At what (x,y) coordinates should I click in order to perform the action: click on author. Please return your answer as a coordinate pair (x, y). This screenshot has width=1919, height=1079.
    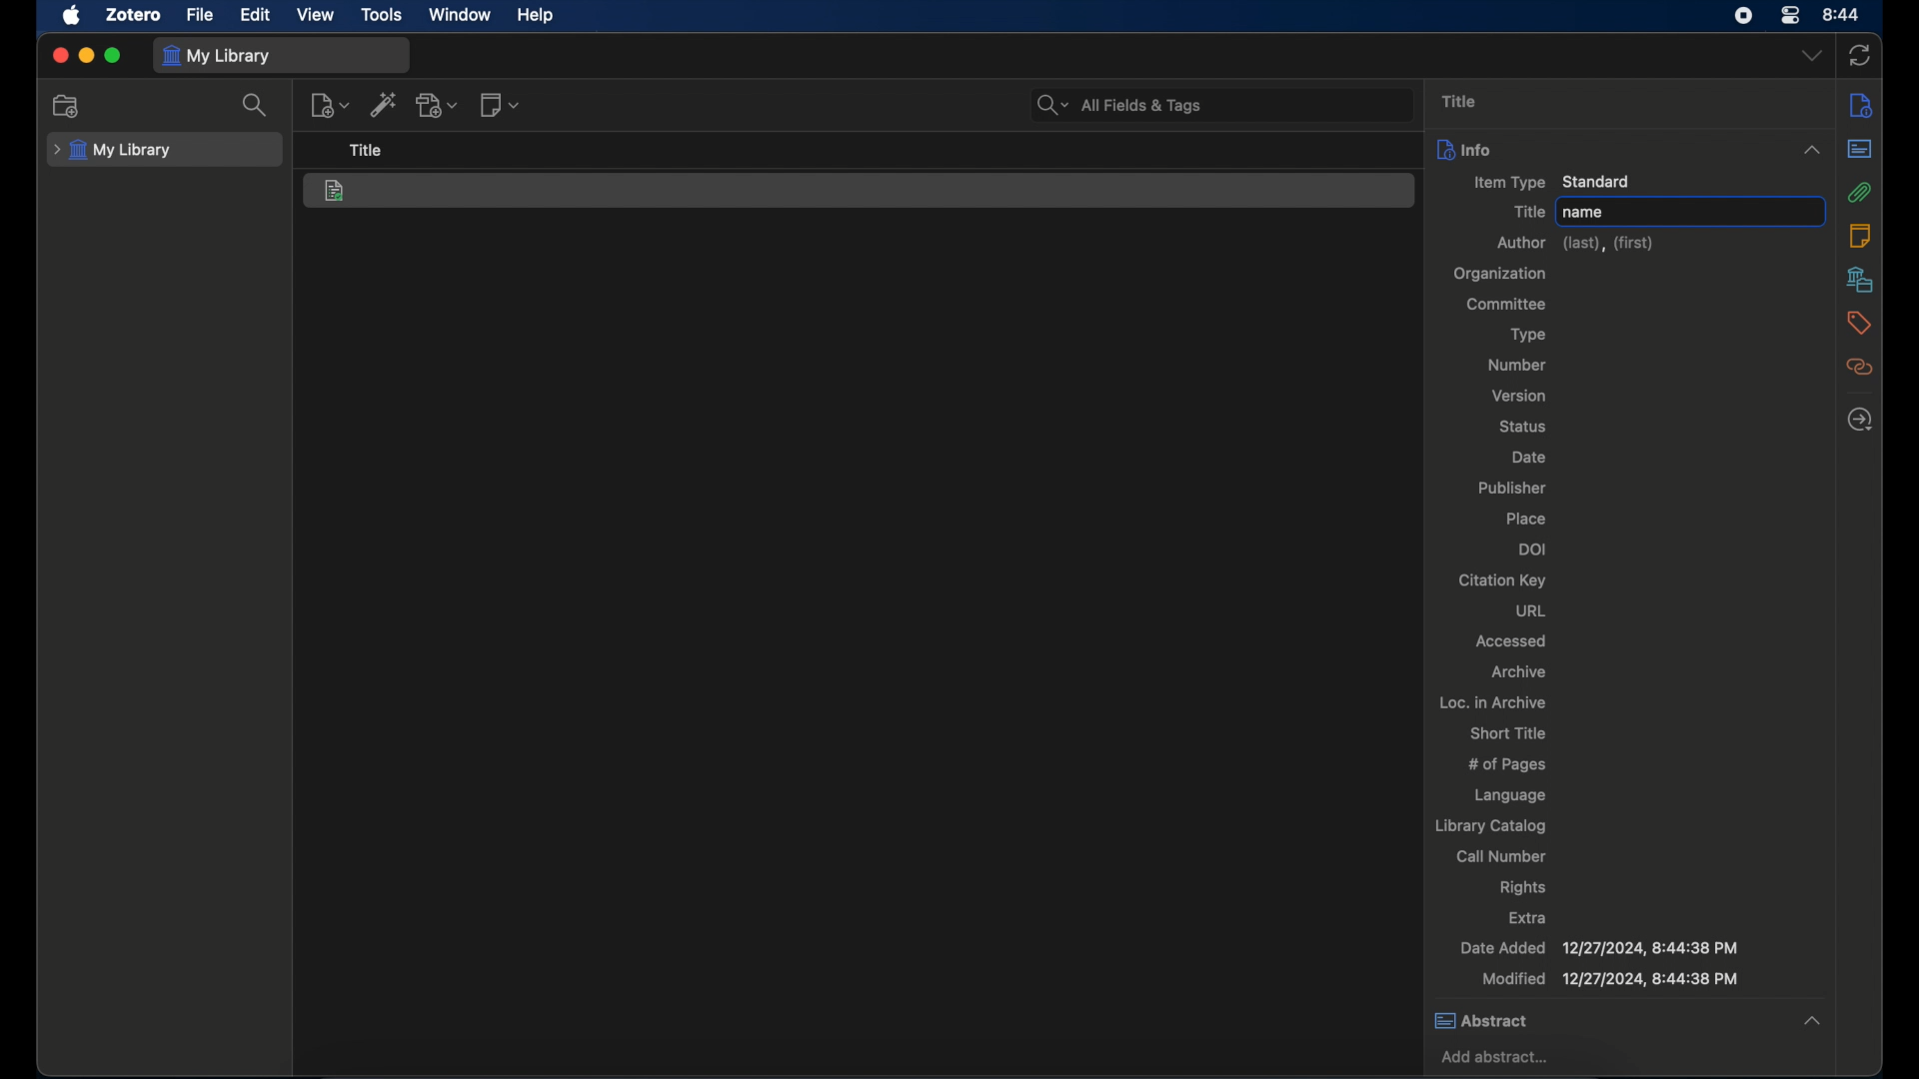
    Looking at the image, I should click on (1572, 244).